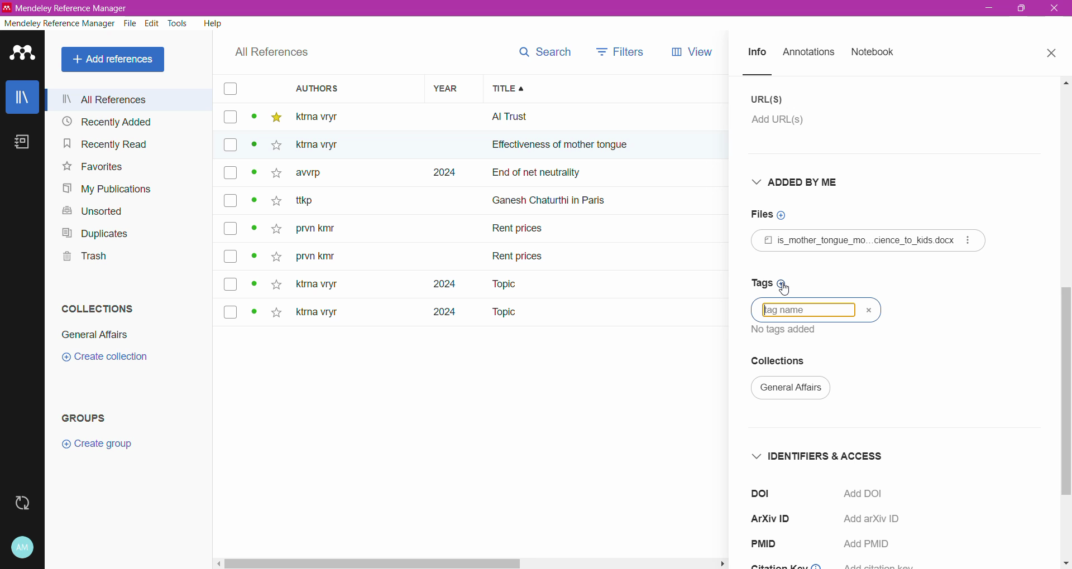  Describe the element at coordinates (97, 212) in the screenshot. I see `Unsorted` at that location.